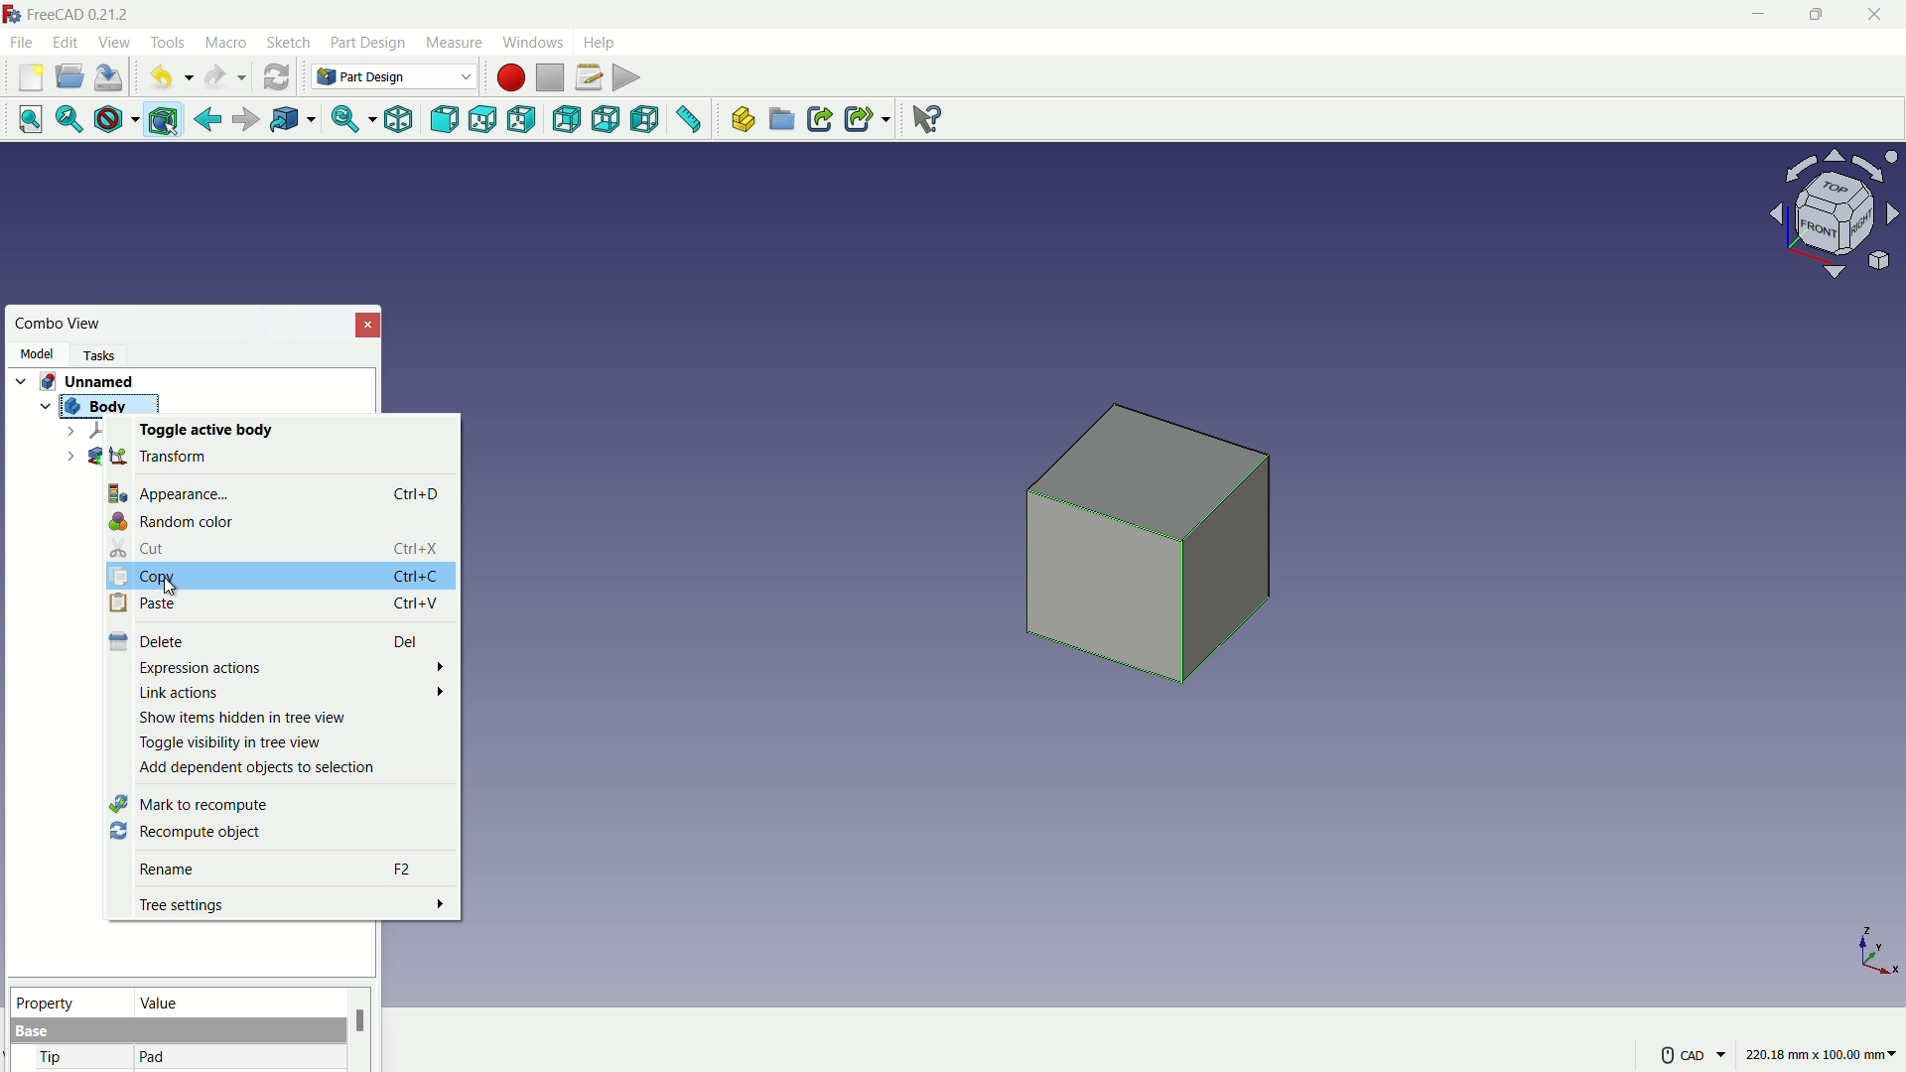  Describe the element at coordinates (276, 75) in the screenshot. I see `refresh` at that location.